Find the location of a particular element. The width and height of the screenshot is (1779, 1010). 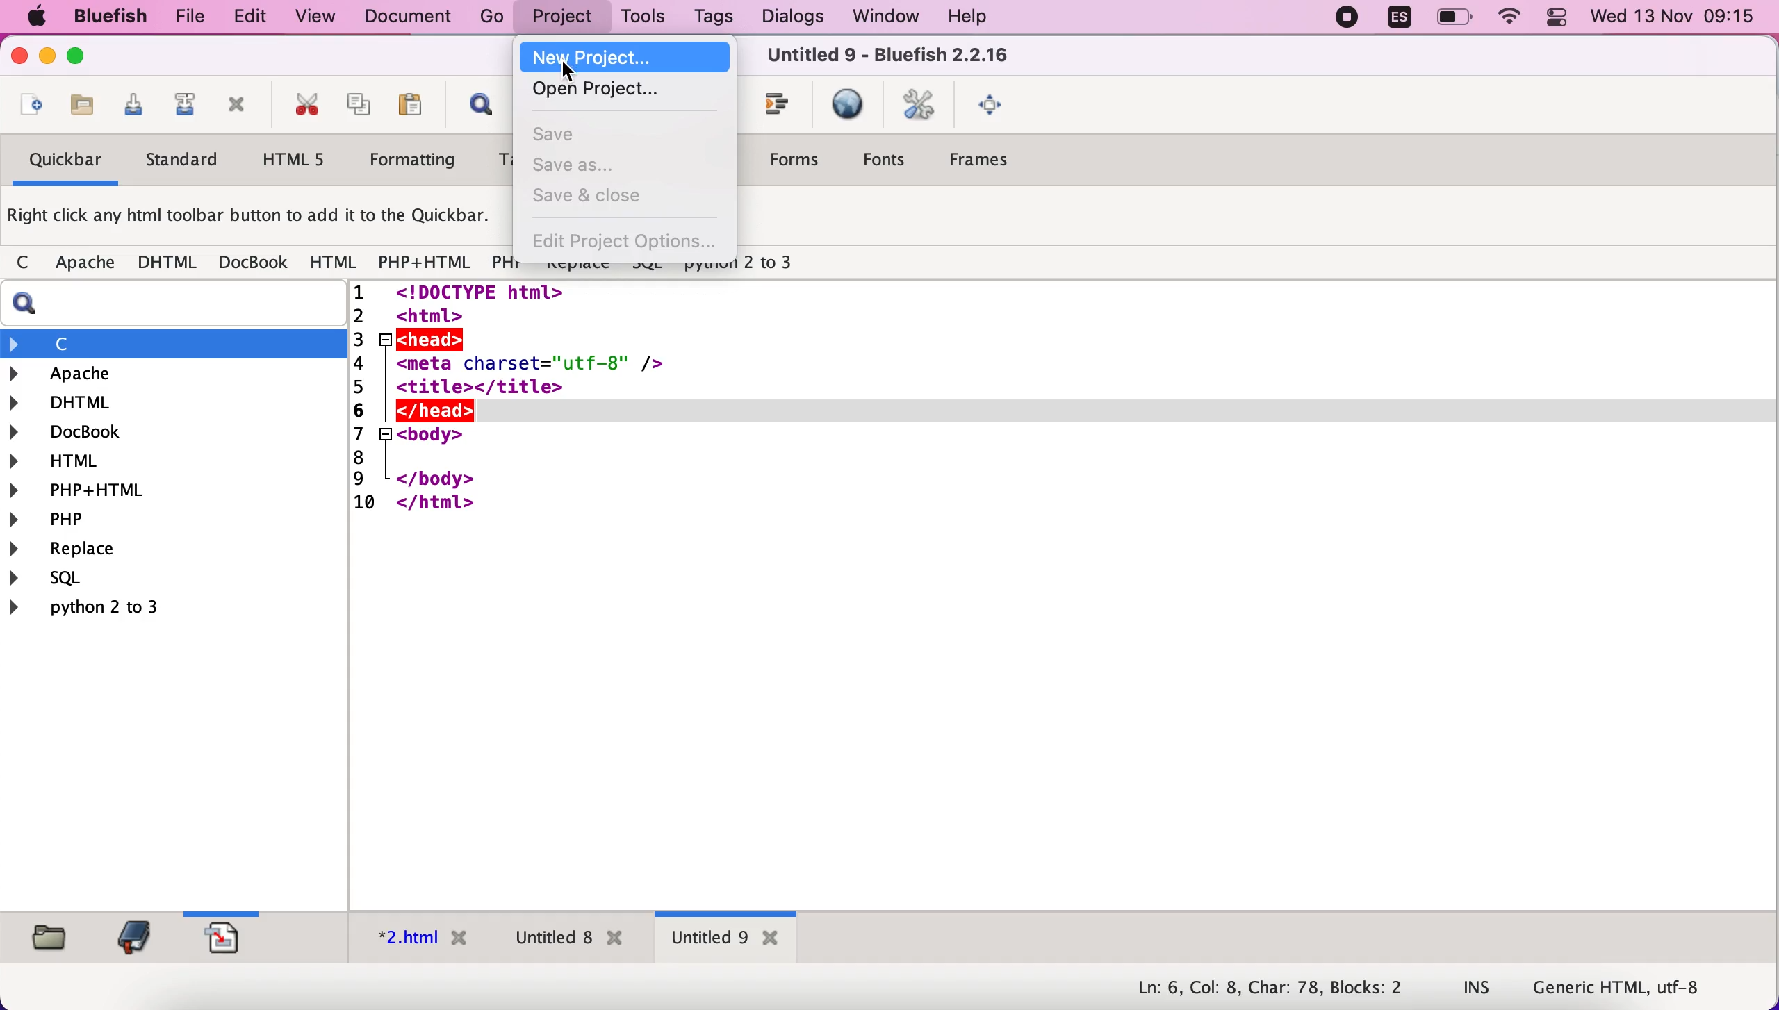

apache is located at coordinates (81, 263).